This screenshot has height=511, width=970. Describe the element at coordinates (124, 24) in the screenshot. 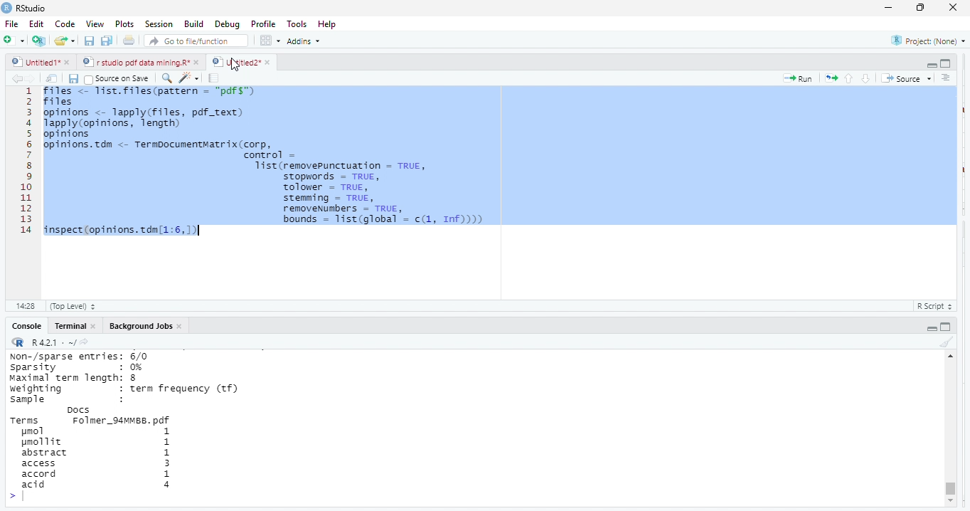

I see `plots` at that location.